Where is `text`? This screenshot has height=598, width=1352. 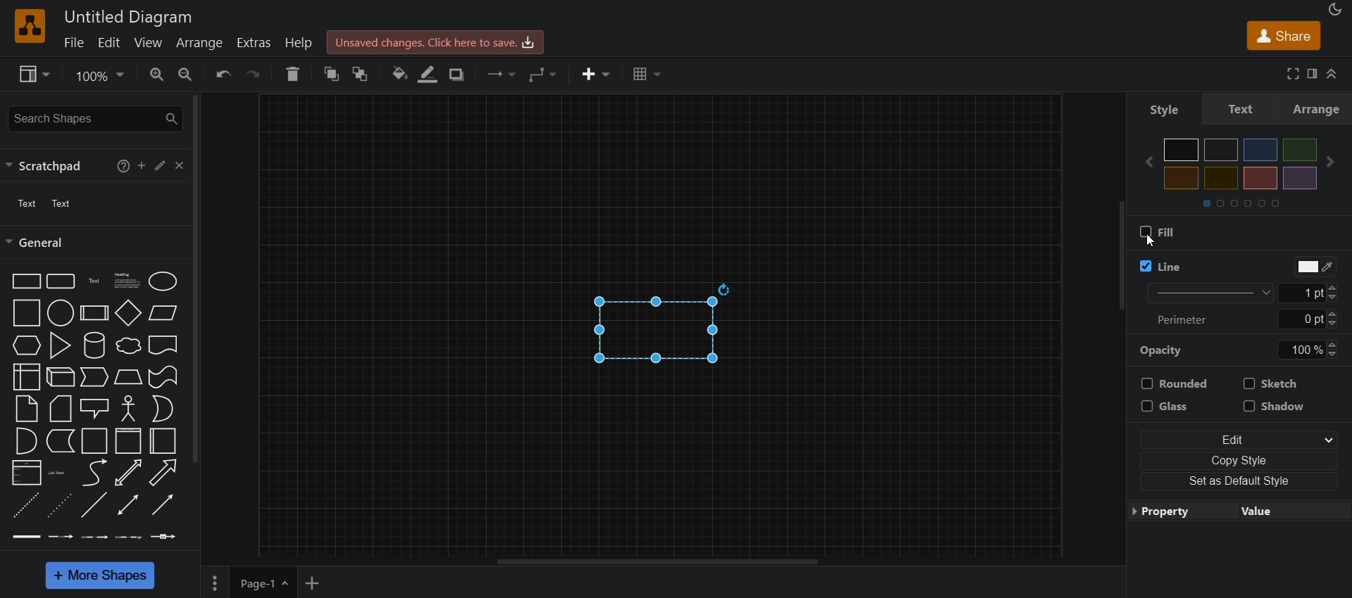 text is located at coordinates (1172, 111).